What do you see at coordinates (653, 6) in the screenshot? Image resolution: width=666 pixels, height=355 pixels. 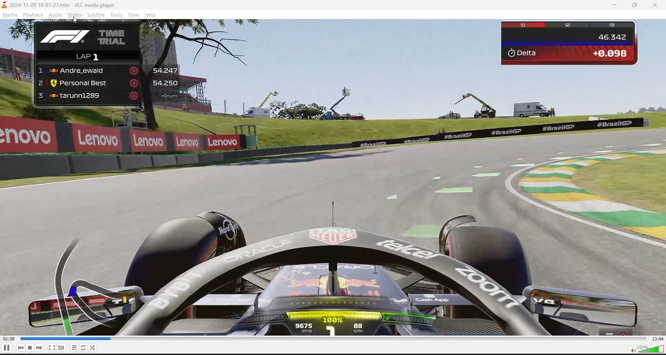 I see `close` at bounding box center [653, 6].